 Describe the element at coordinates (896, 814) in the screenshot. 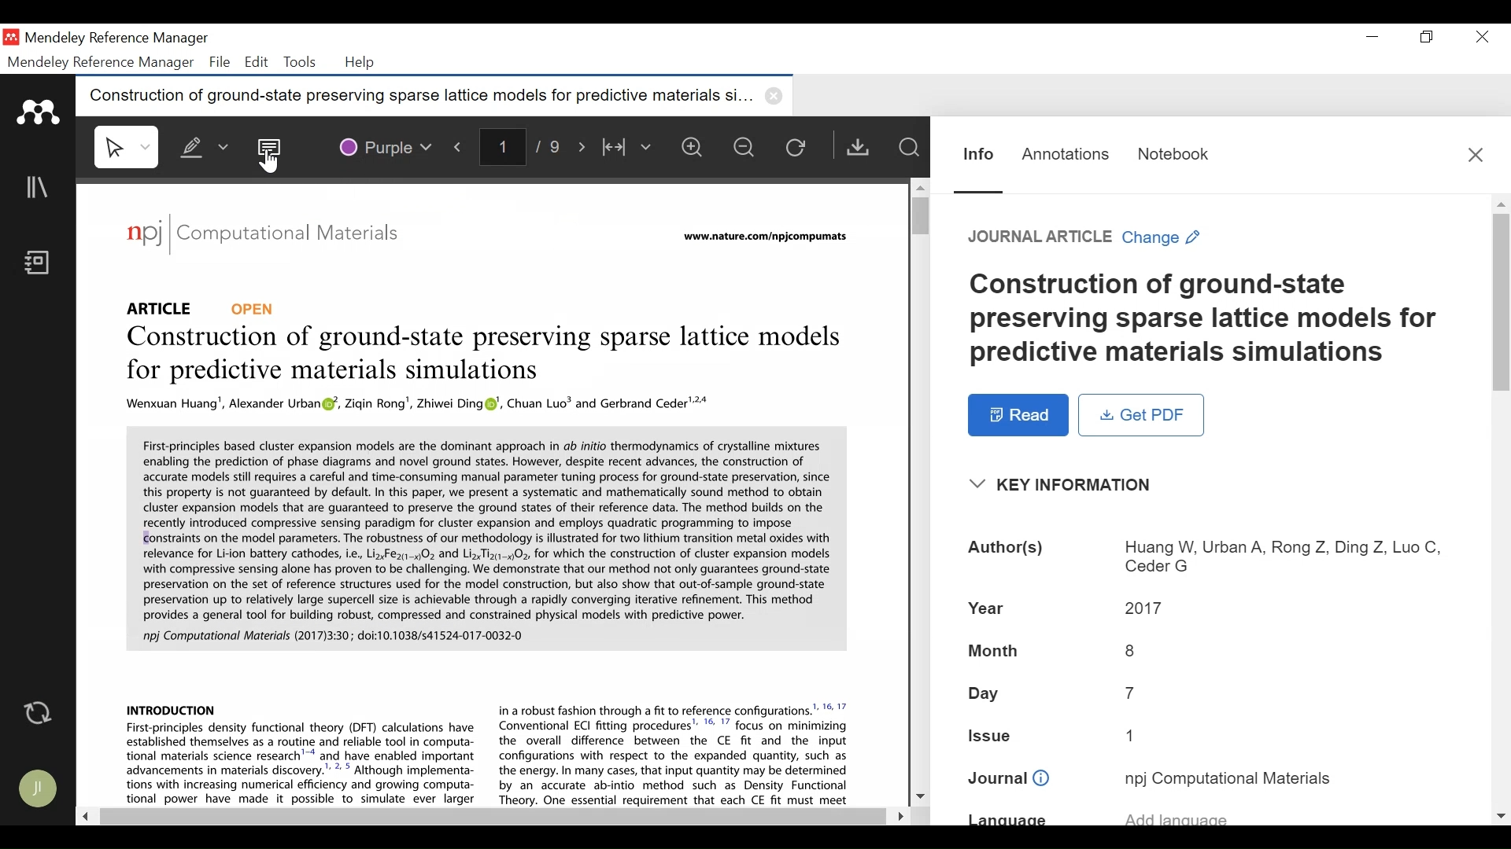

I see `Scroll Right` at that location.